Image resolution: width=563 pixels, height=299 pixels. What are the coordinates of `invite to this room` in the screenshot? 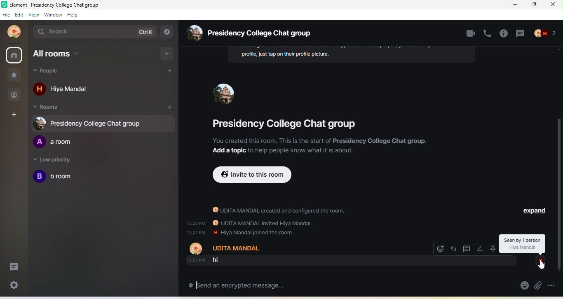 It's located at (252, 175).